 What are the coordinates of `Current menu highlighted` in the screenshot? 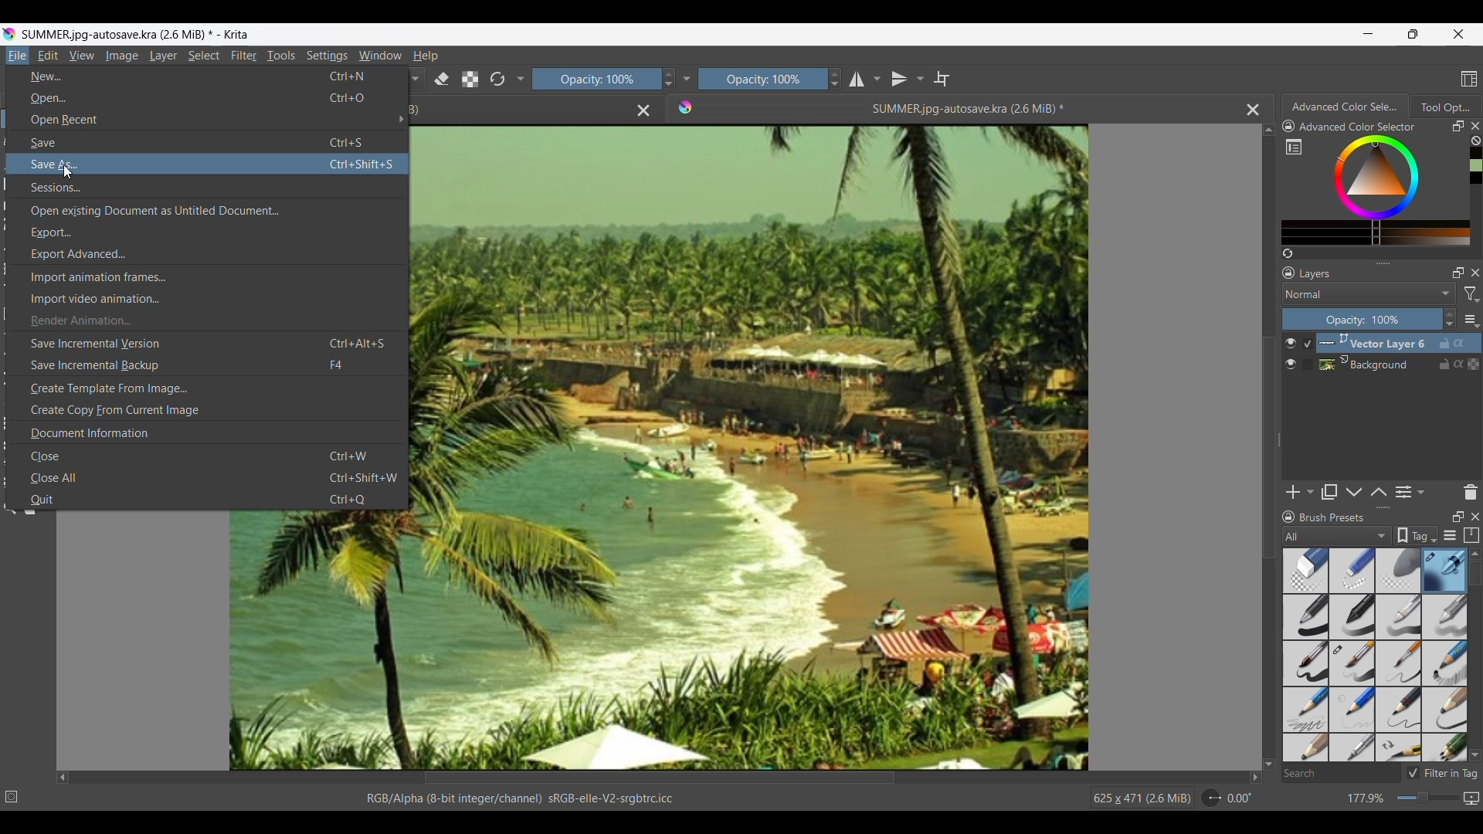 It's located at (17, 56).